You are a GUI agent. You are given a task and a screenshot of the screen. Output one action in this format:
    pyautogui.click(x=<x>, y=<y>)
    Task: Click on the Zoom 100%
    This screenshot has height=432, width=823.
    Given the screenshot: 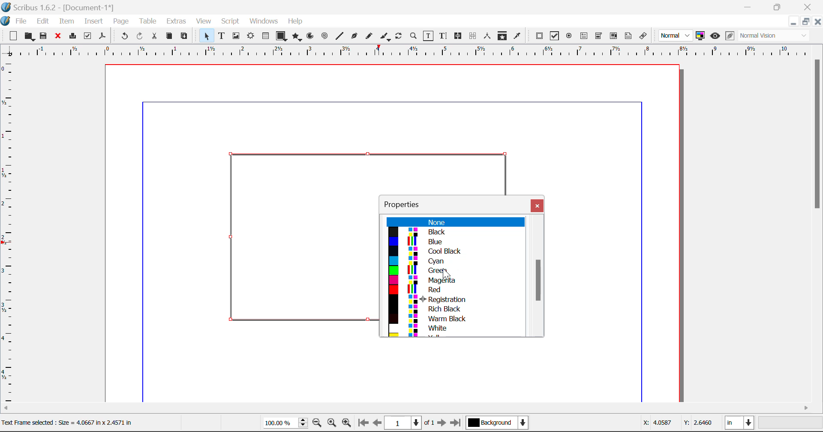 What is the action you would take?
    pyautogui.click(x=285, y=423)
    